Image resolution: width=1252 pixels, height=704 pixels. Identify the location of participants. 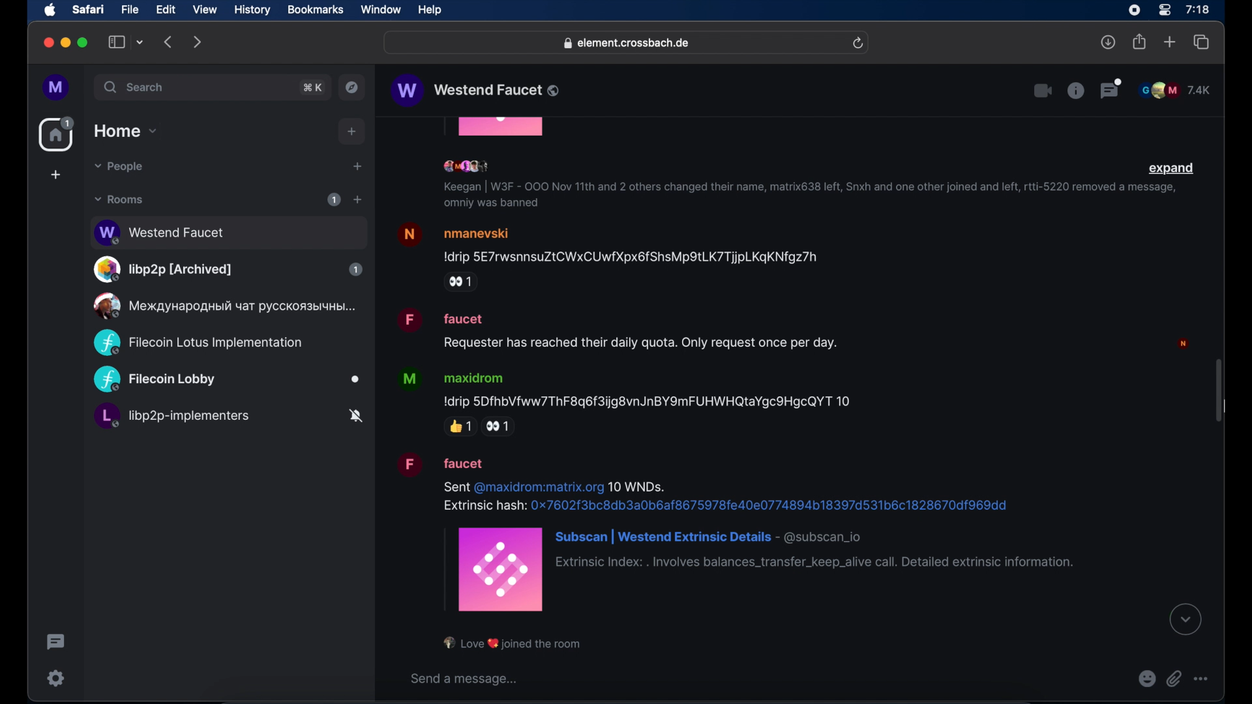
(469, 167).